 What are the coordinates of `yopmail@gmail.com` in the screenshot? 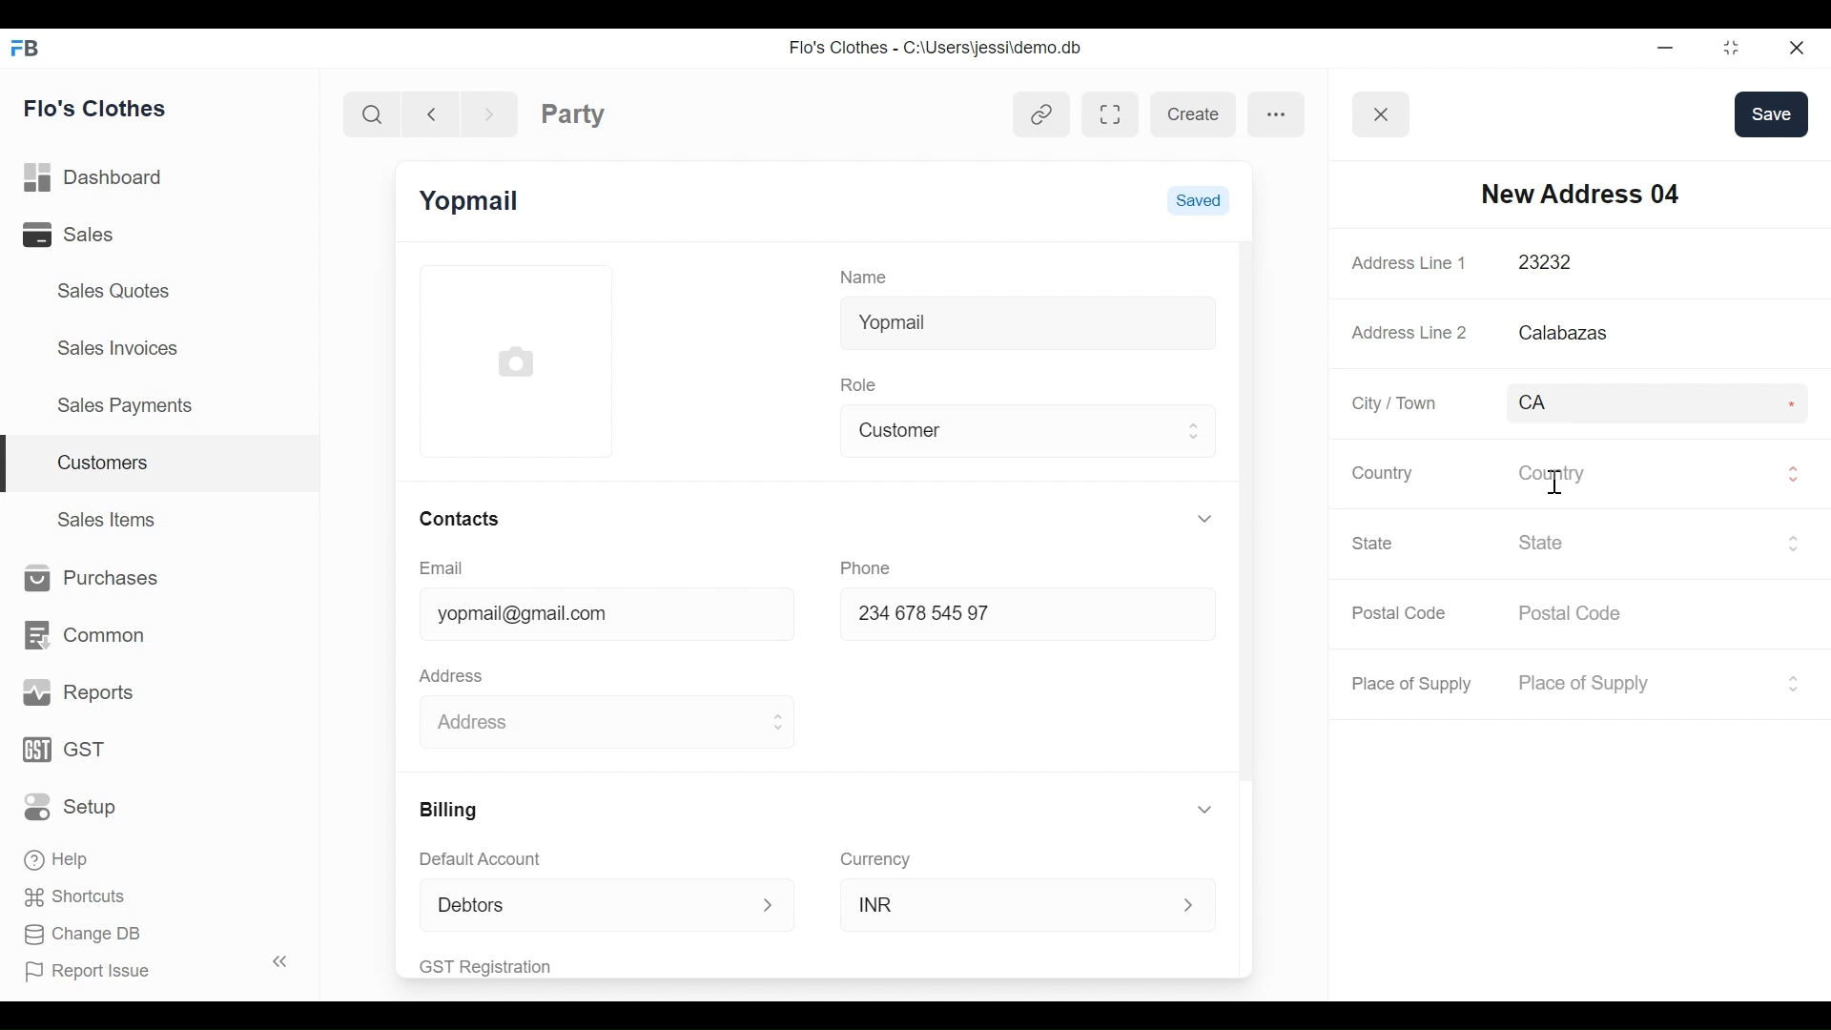 It's located at (590, 616).